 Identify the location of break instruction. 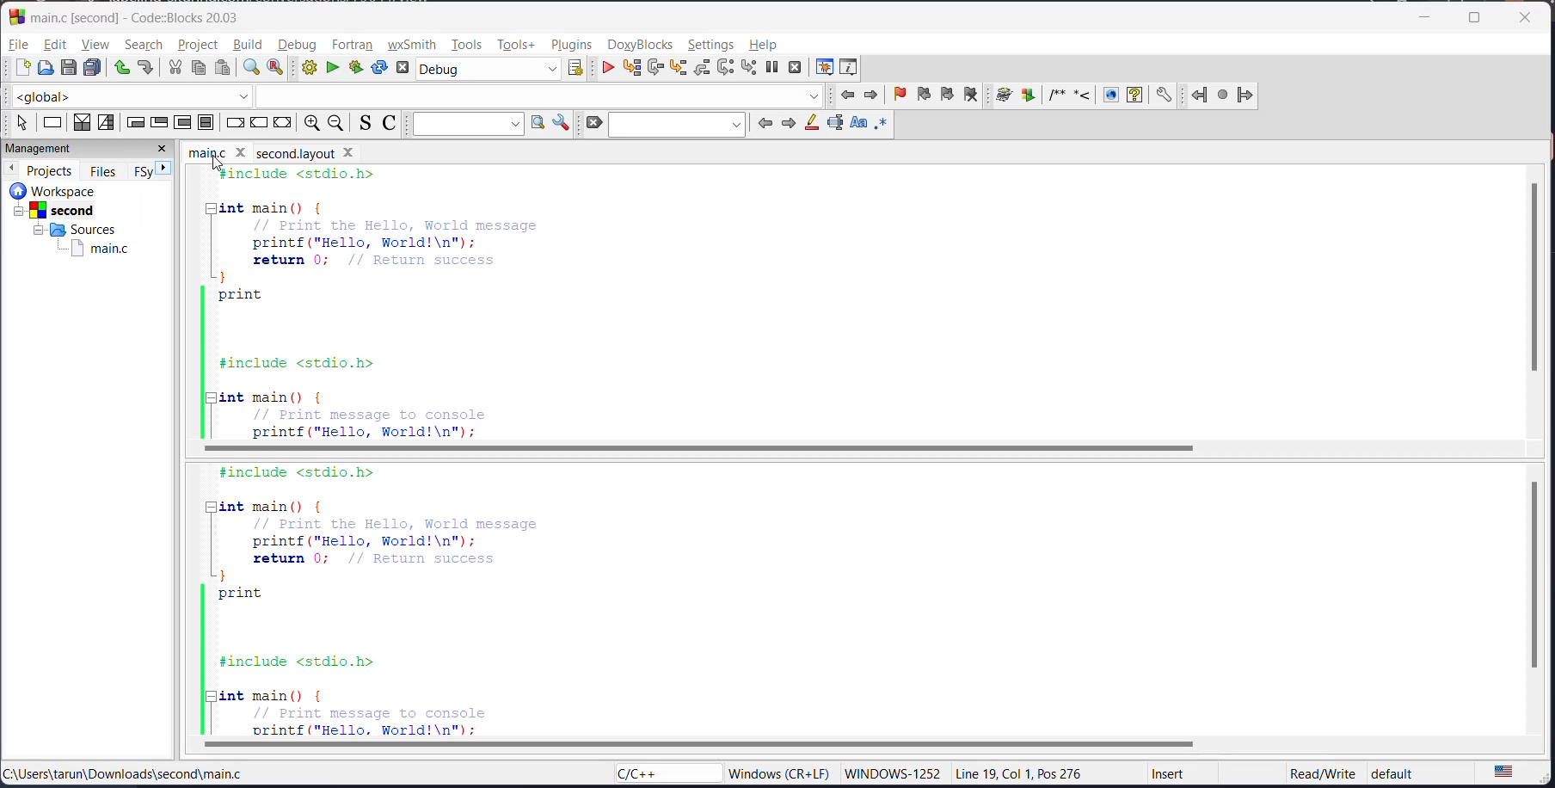
(234, 123).